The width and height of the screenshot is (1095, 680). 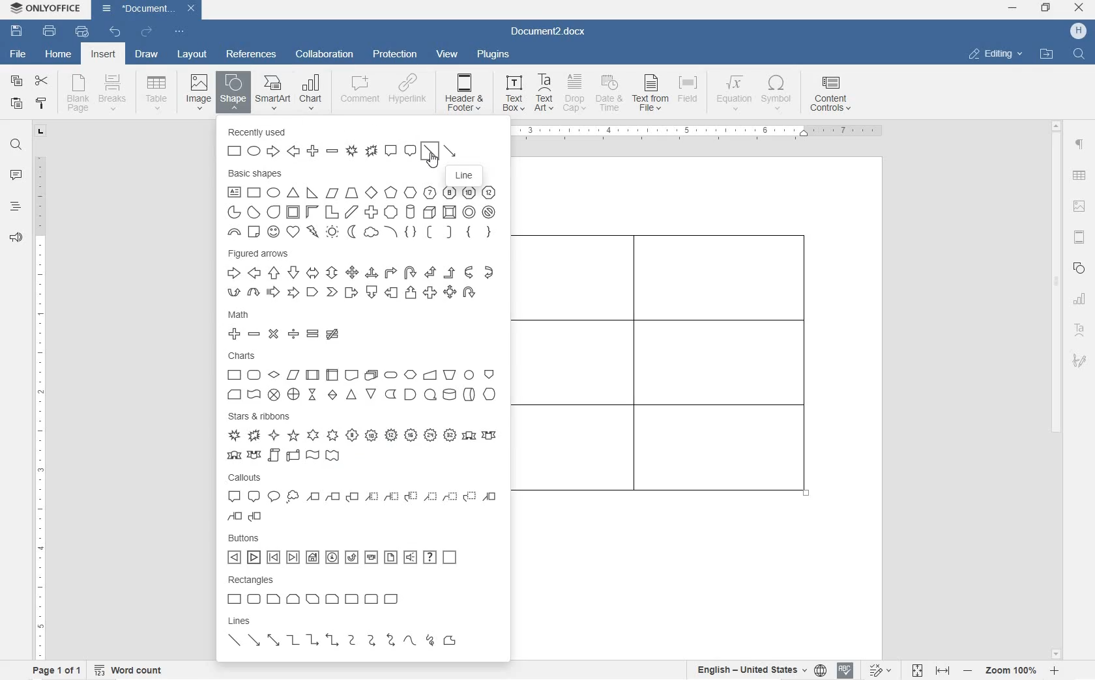 What do you see at coordinates (365, 376) in the screenshot?
I see `charts` at bounding box center [365, 376].